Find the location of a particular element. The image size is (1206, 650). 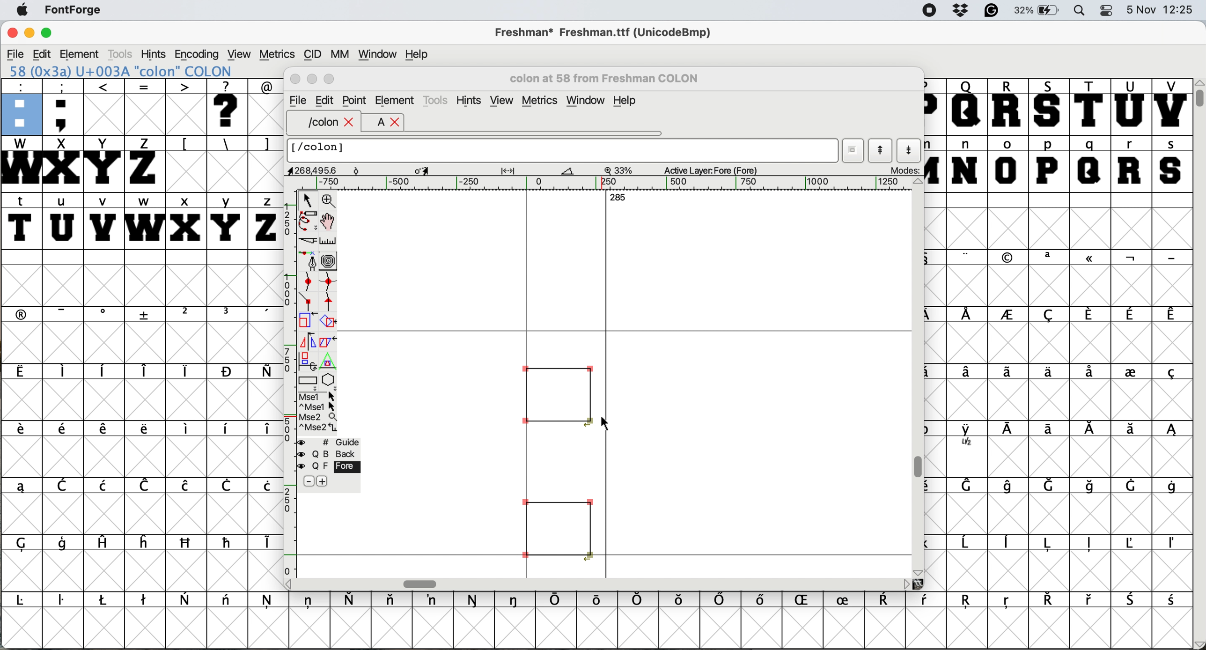

symbol is located at coordinates (64, 602).